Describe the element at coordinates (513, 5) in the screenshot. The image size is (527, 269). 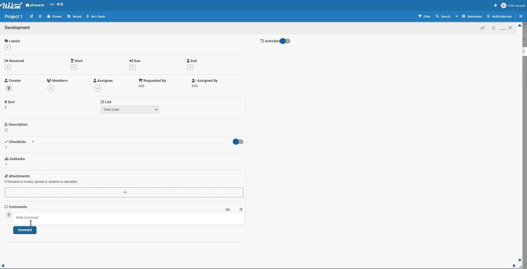
I see `Profile` at that location.